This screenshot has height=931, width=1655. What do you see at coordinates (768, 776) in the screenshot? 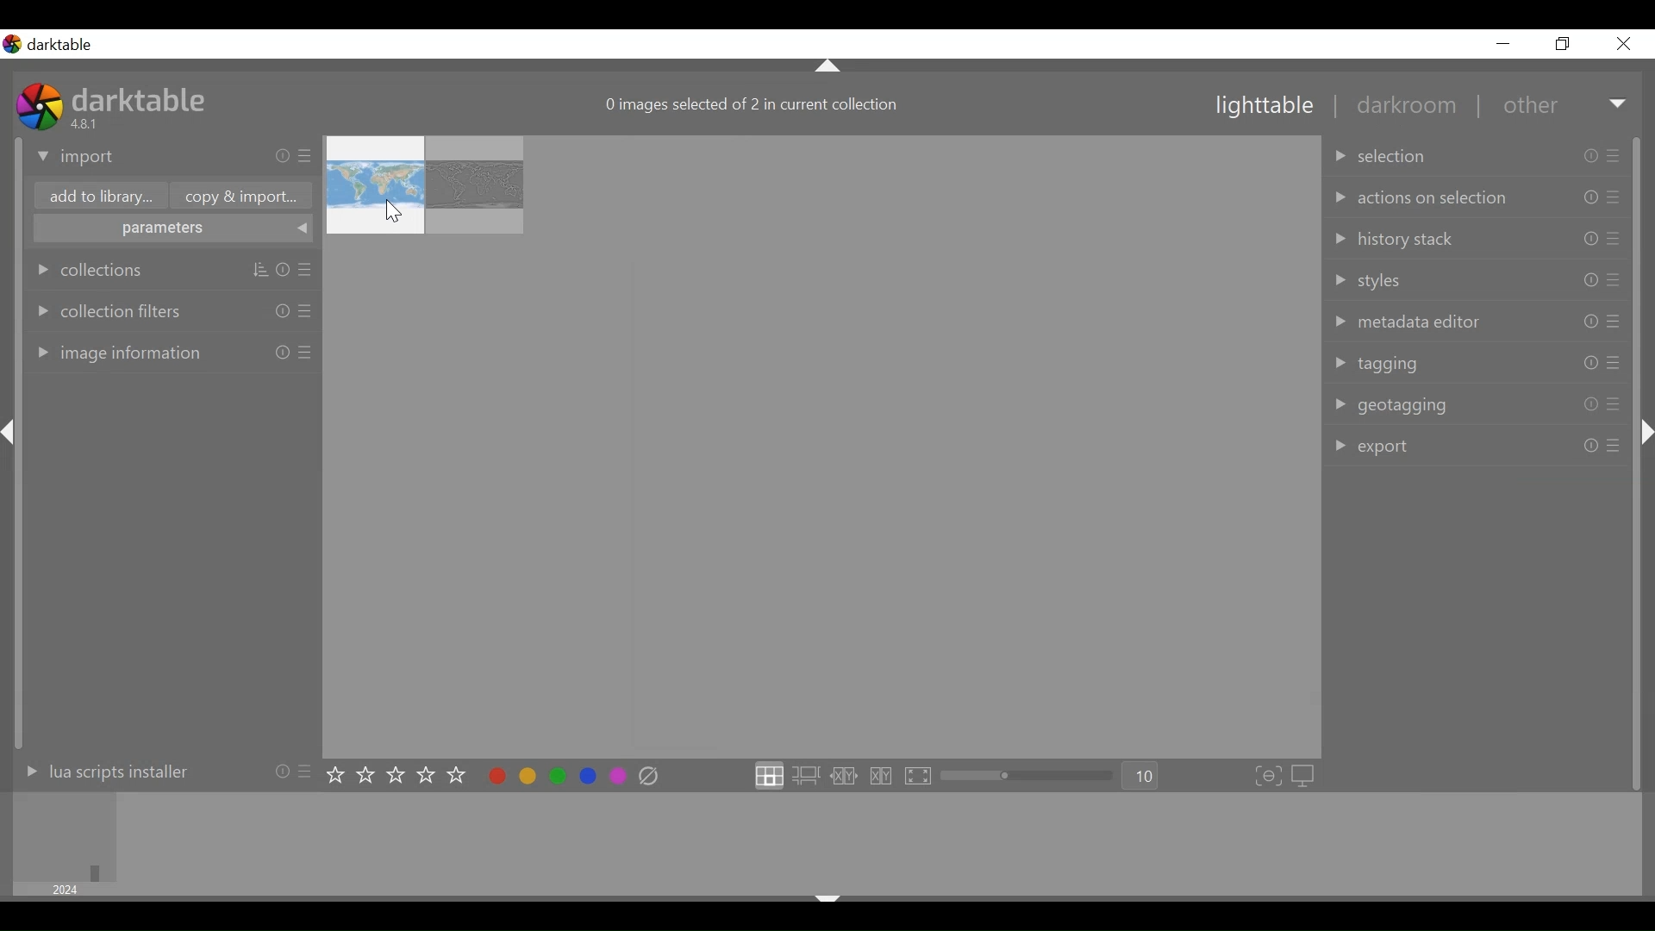
I see `click to enter file manager layout` at bounding box center [768, 776].